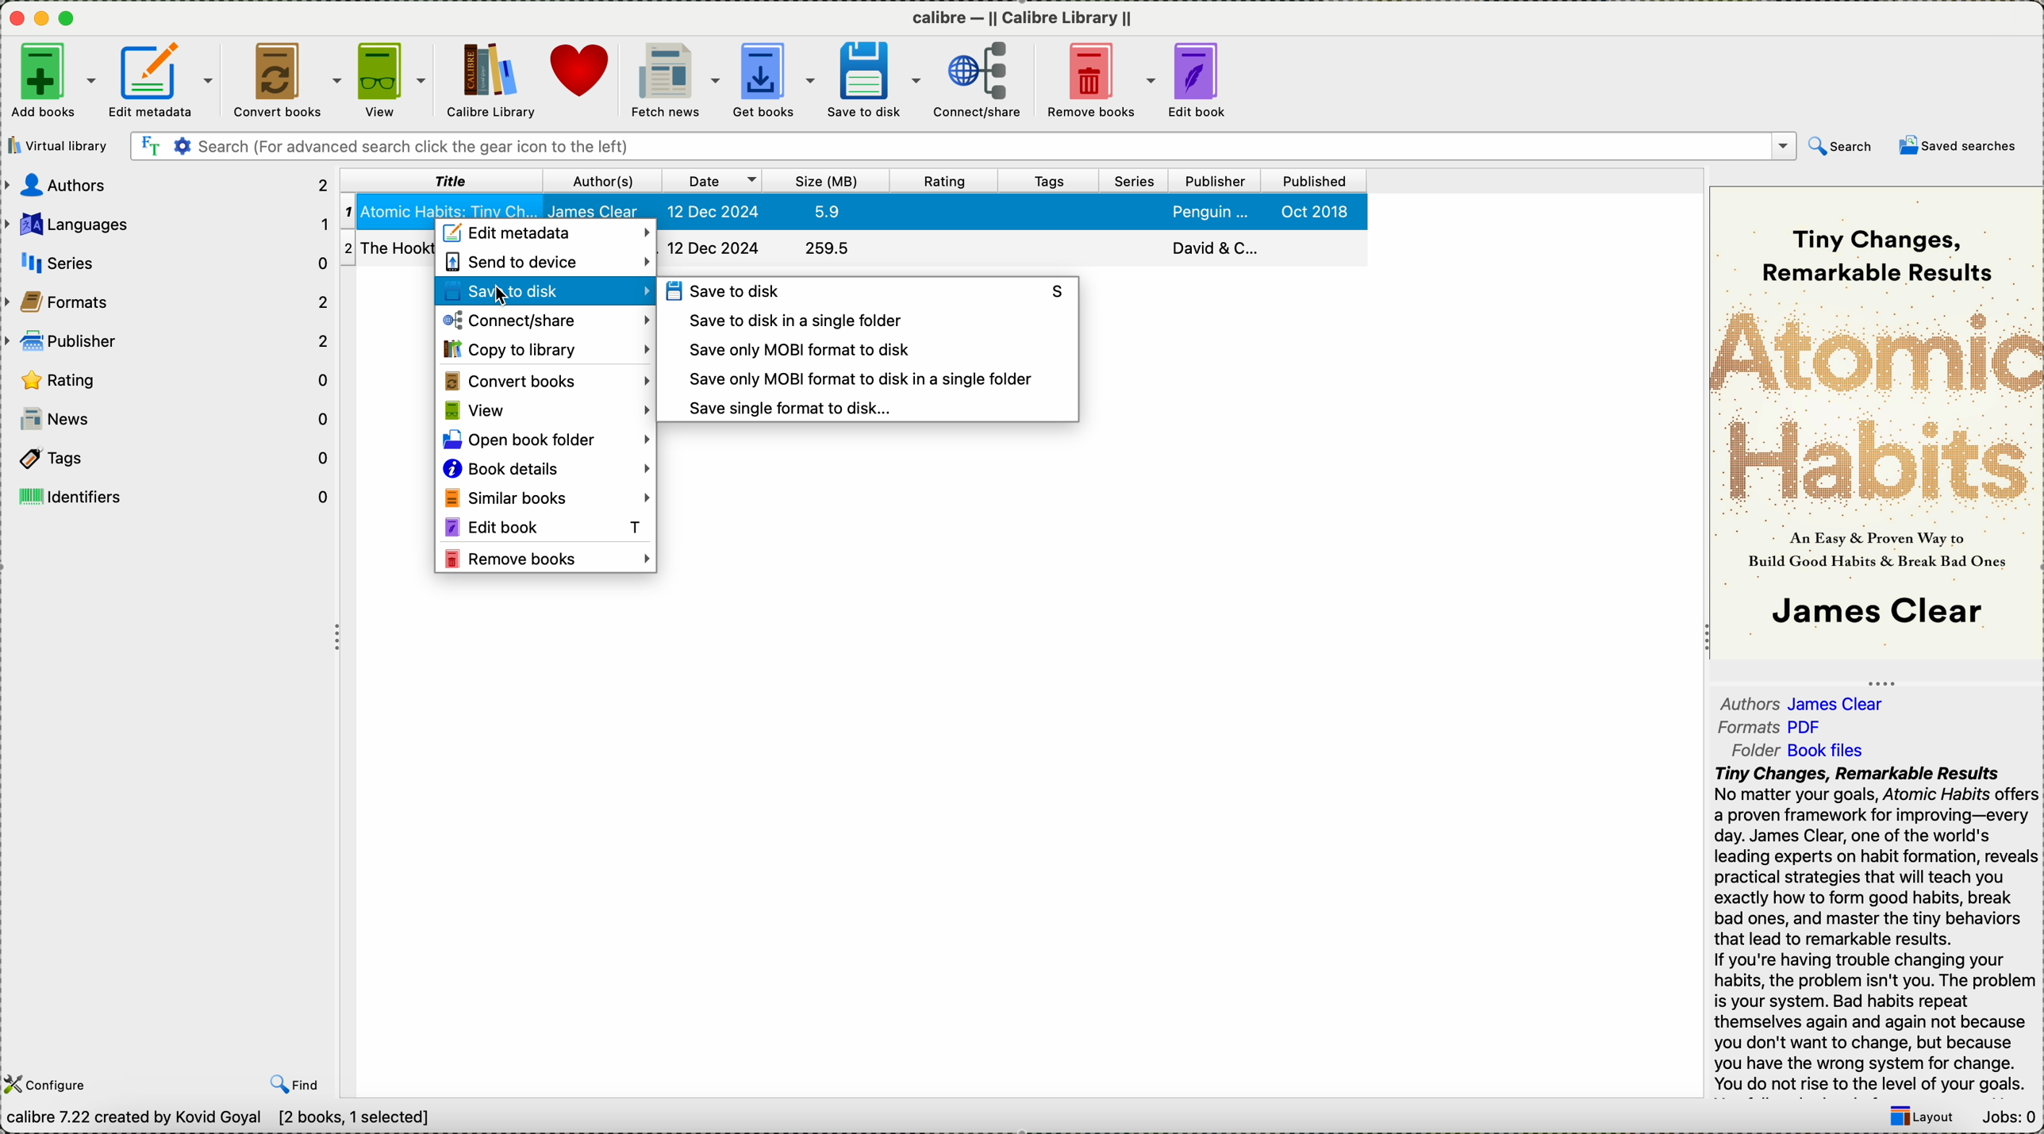  What do you see at coordinates (863, 208) in the screenshot?
I see `book selected` at bounding box center [863, 208].